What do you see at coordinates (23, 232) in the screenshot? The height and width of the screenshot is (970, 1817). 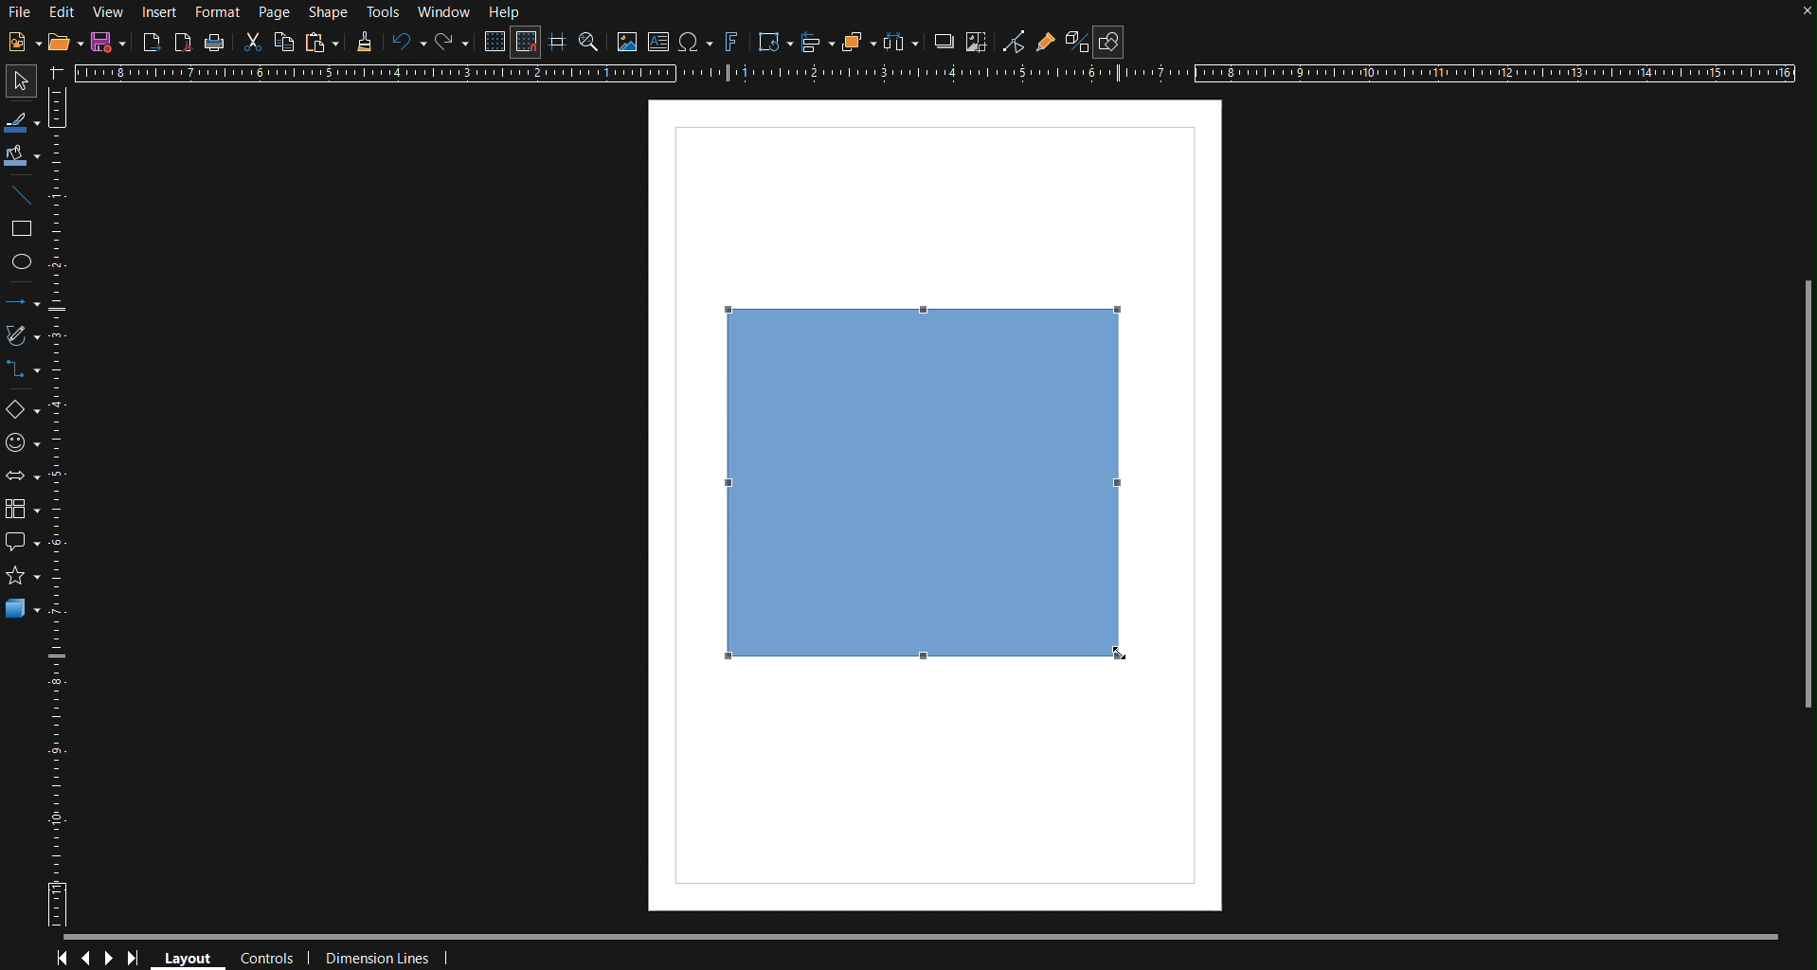 I see `Rectangle` at bounding box center [23, 232].